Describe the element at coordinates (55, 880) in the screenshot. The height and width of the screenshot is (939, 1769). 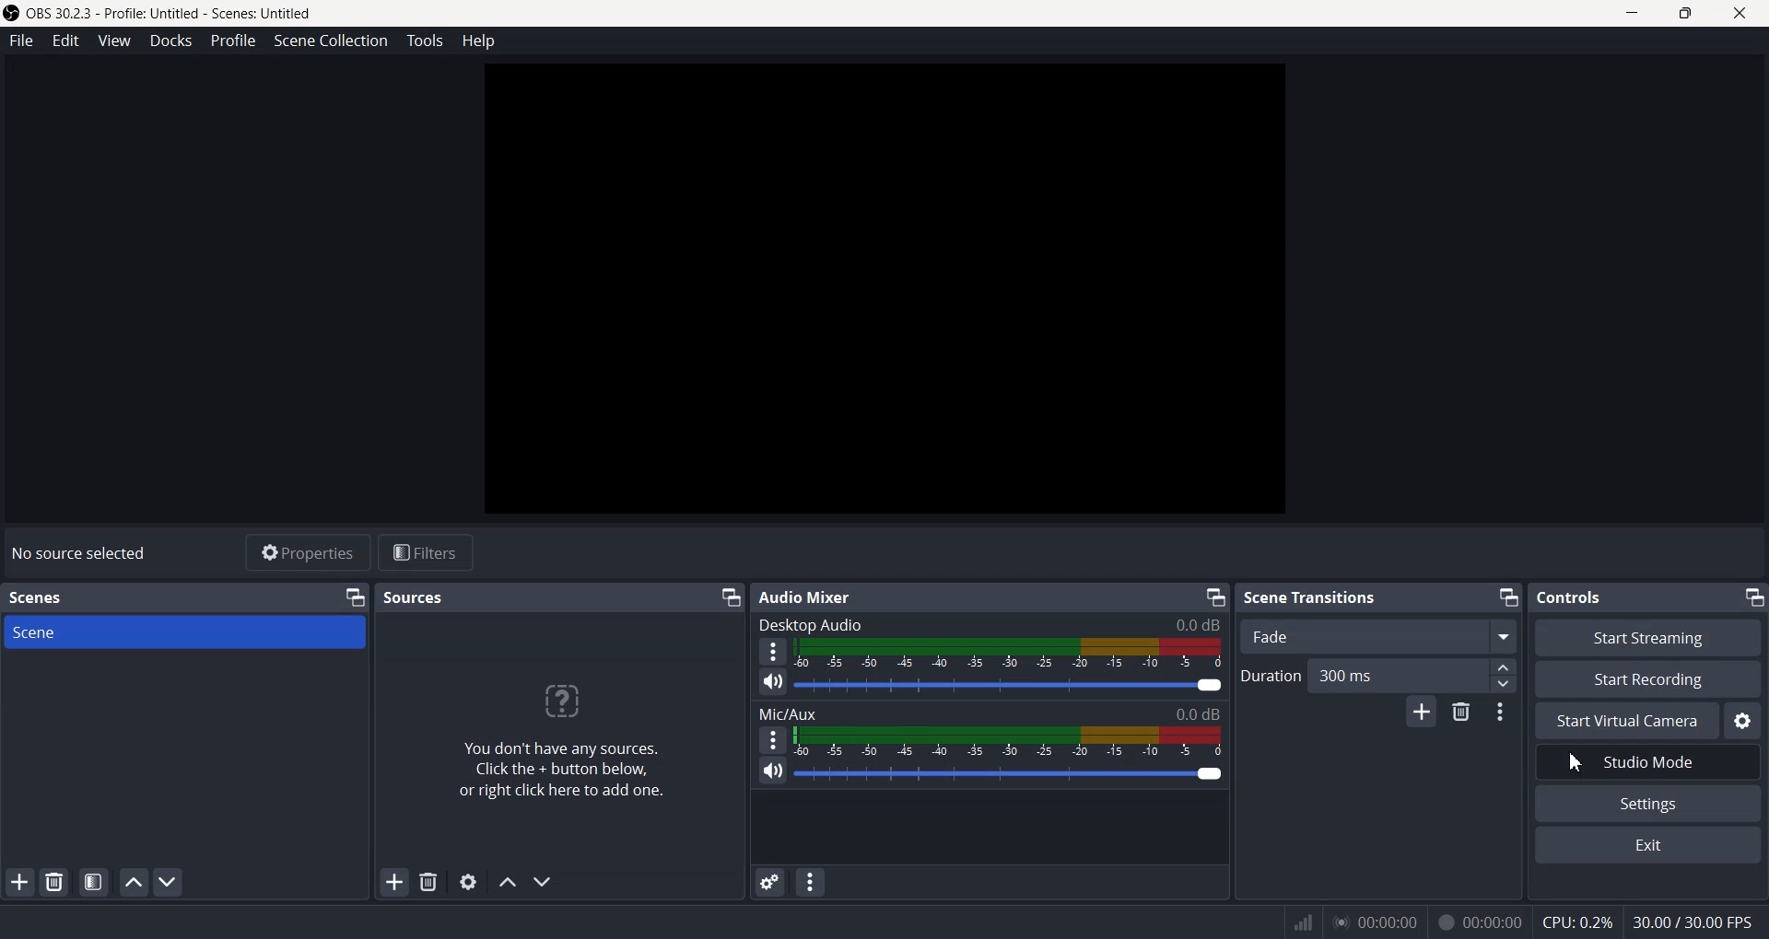
I see `Remove selected batch` at that location.